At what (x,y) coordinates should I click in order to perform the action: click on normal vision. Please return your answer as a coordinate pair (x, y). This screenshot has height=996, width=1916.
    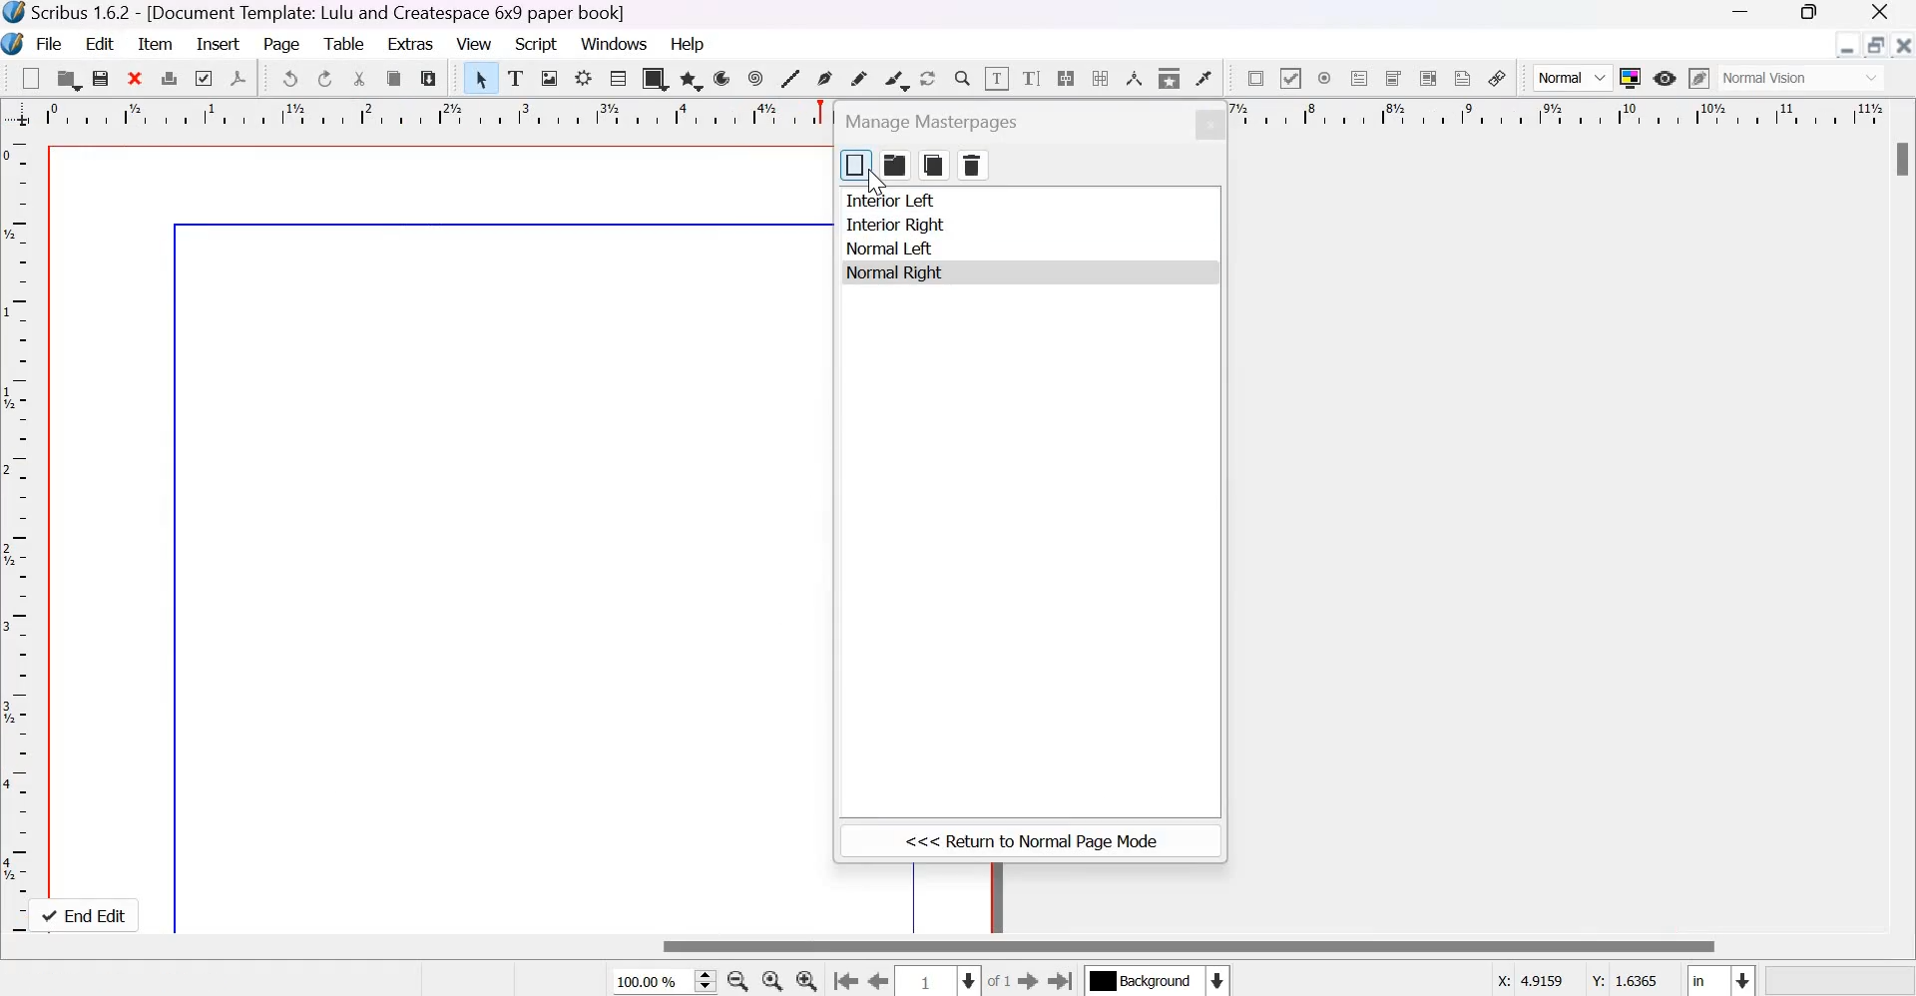
    Looking at the image, I should click on (1802, 78).